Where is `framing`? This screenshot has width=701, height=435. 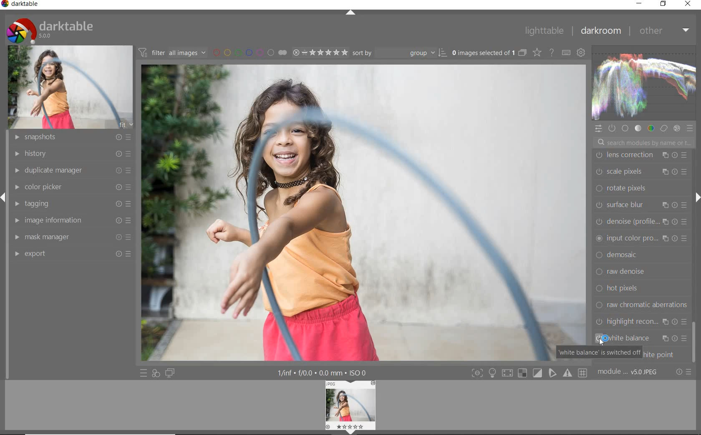 framing is located at coordinates (641, 172).